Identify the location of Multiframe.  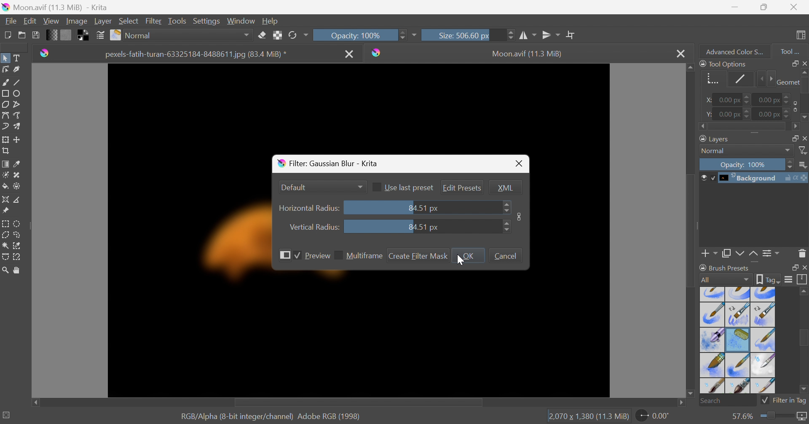
(364, 256).